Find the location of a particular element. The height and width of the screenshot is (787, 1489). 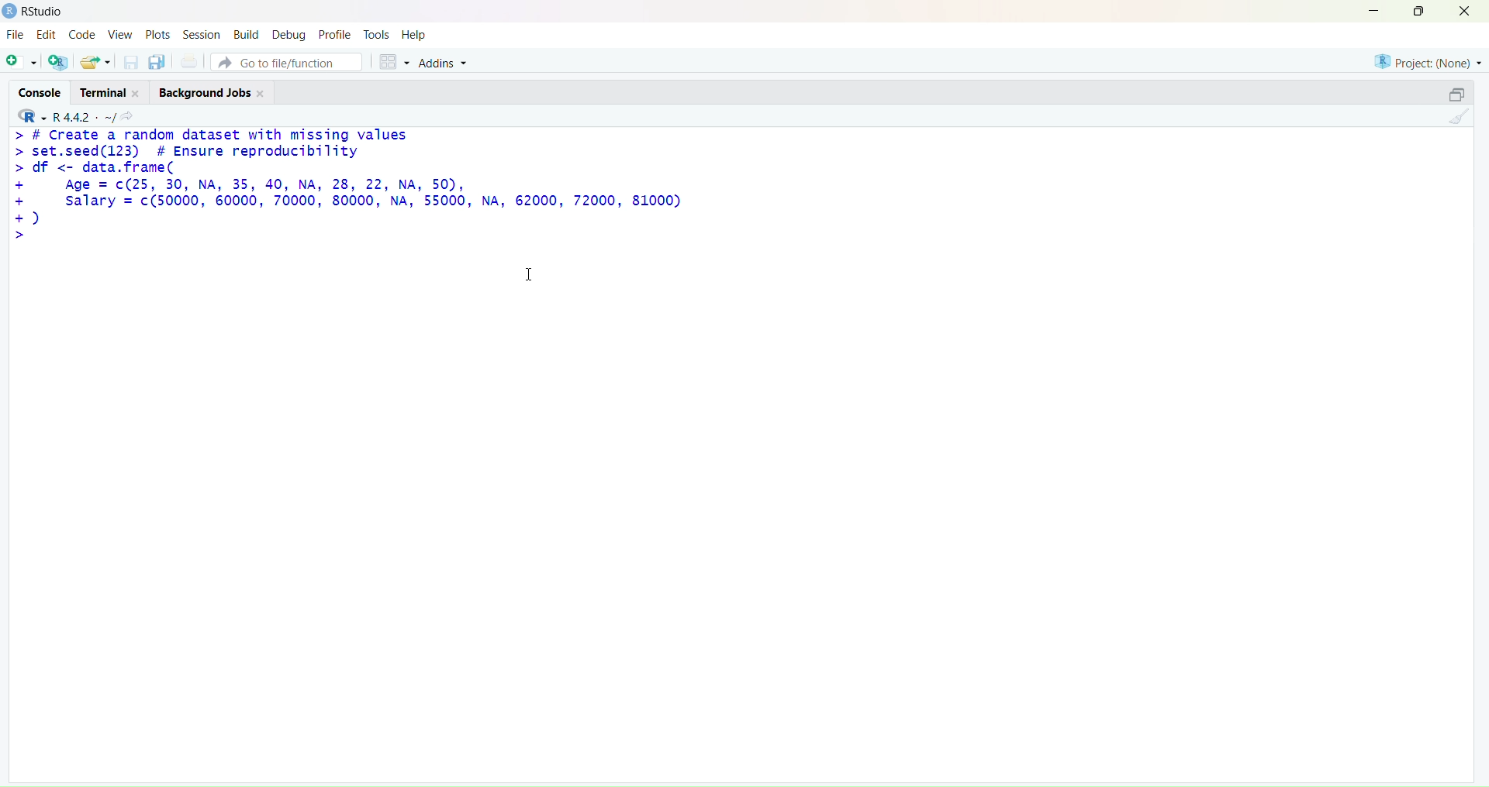

profile is located at coordinates (333, 34).